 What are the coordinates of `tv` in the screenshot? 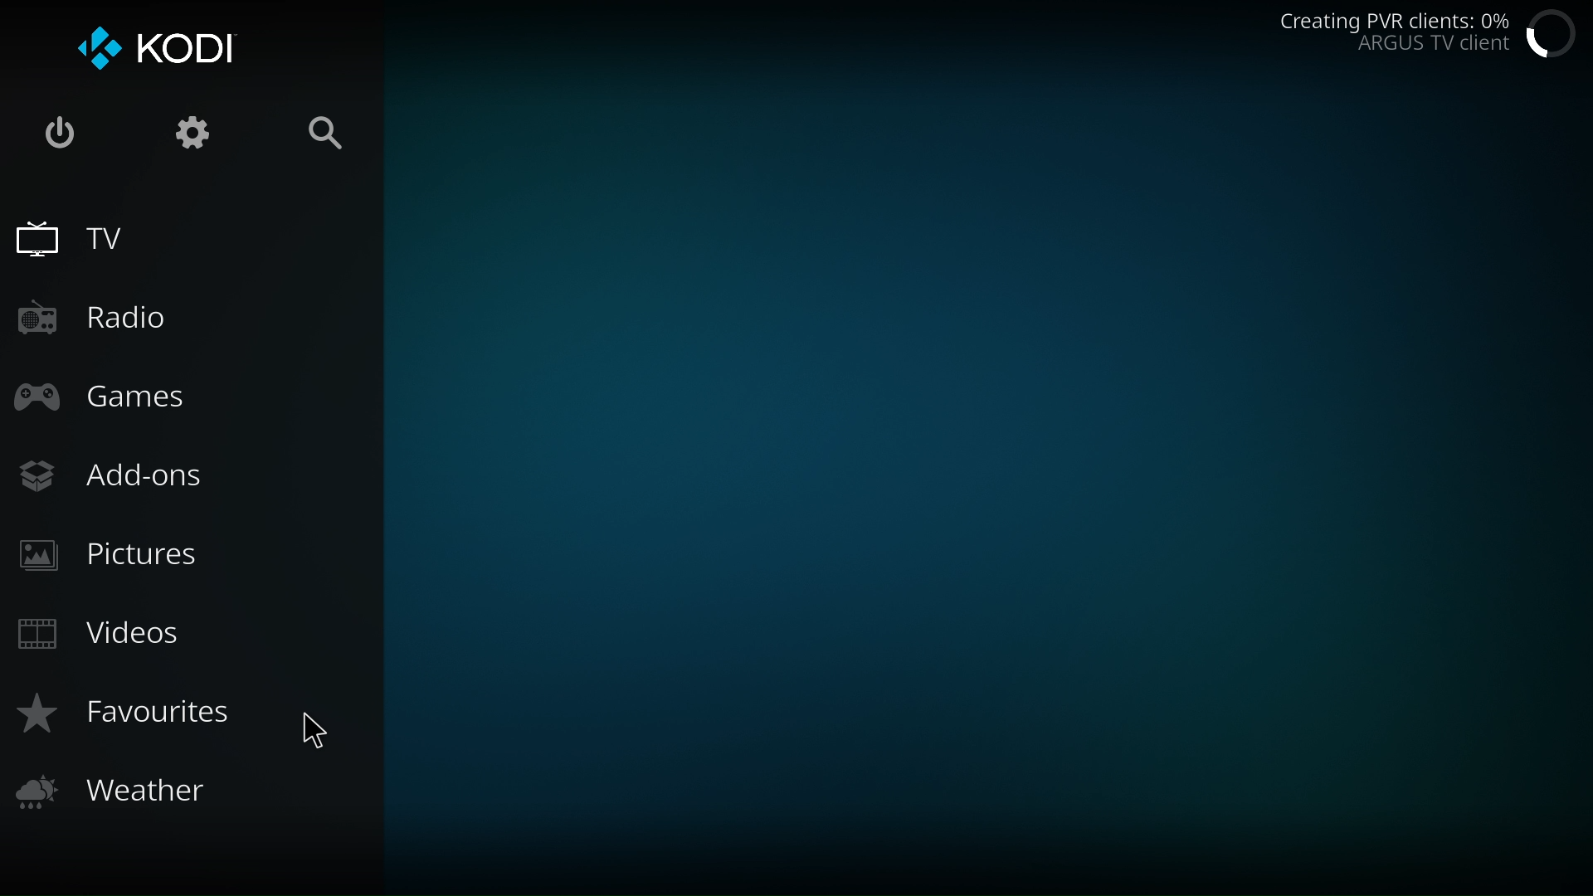 It's located at (73, 237).